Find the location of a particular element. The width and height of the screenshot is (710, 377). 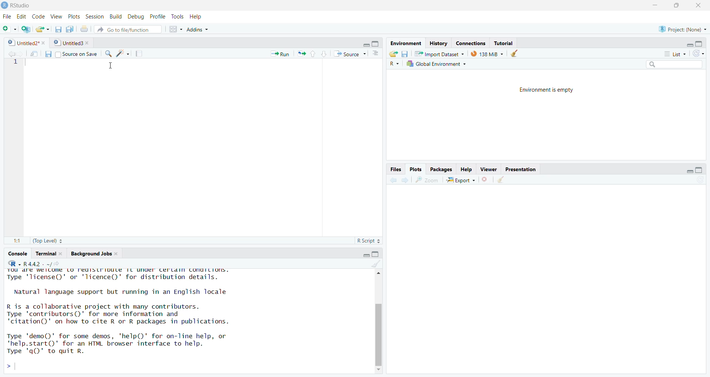

Compile report is located at coordinates (141, 54).